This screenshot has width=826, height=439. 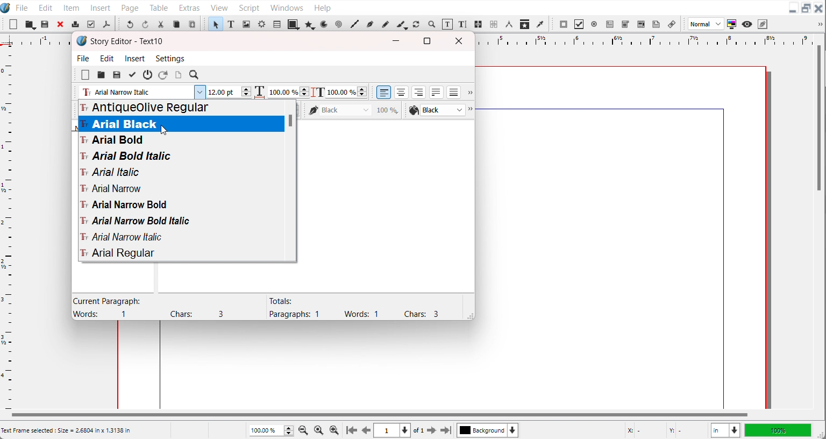 What do you see at coordinates (181, 172) in the screenshot?
I see `Font` at bounding box center [181, 172].